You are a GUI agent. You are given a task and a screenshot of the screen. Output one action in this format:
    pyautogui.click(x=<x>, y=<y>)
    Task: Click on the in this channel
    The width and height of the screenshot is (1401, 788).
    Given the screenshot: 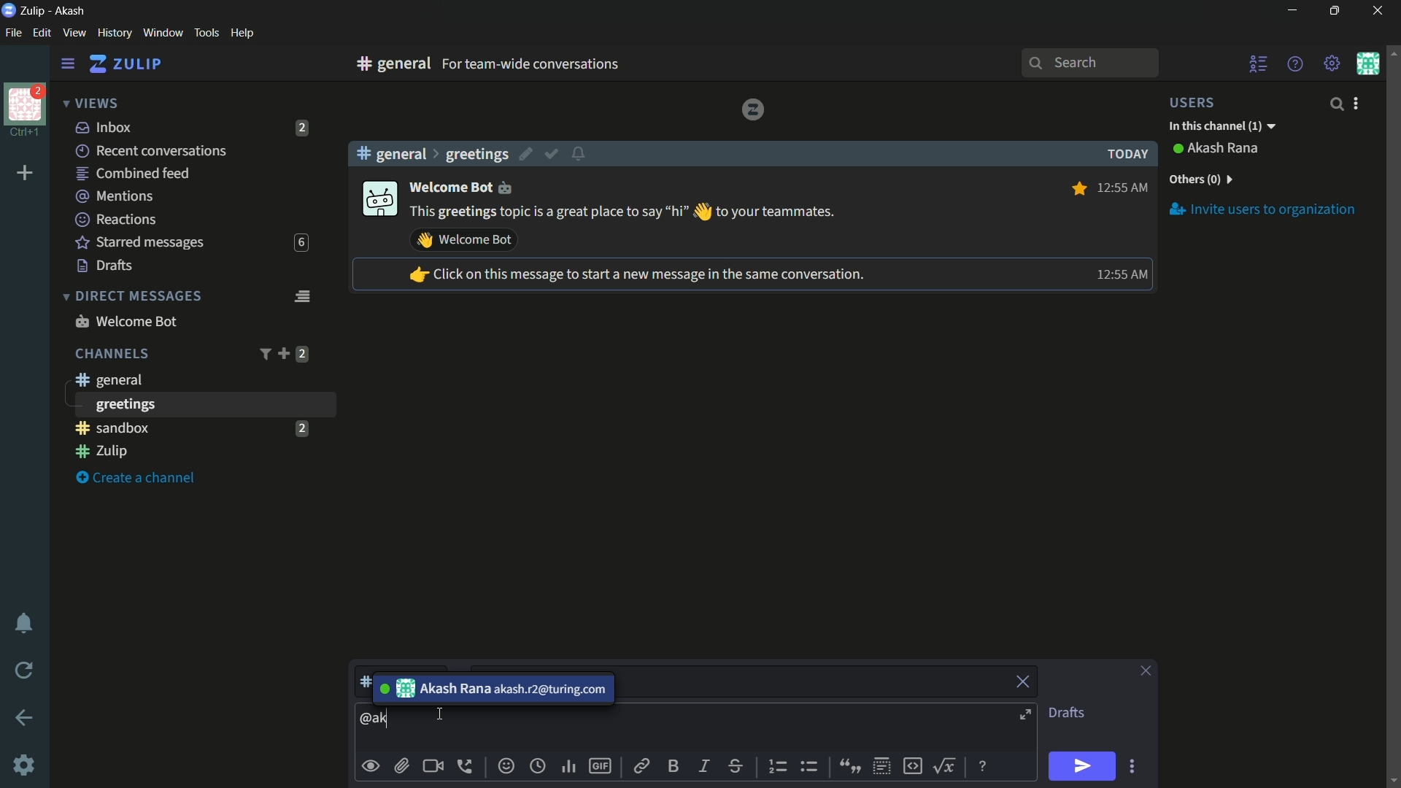 What is the action you would take?
    pyautogui.click(x=1222, y=127)
    